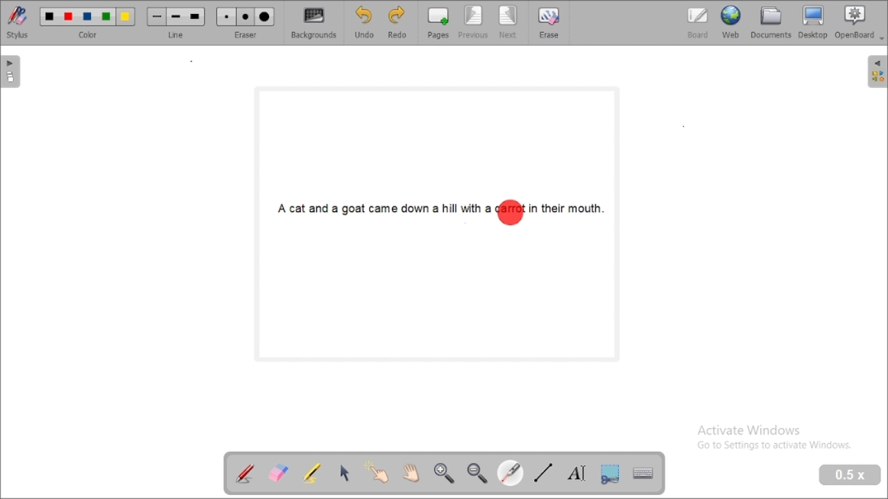 The image size is (888, 499). Describe the element at coordinates (544, 472) in the screenshot. I see `draw lines` at that location.